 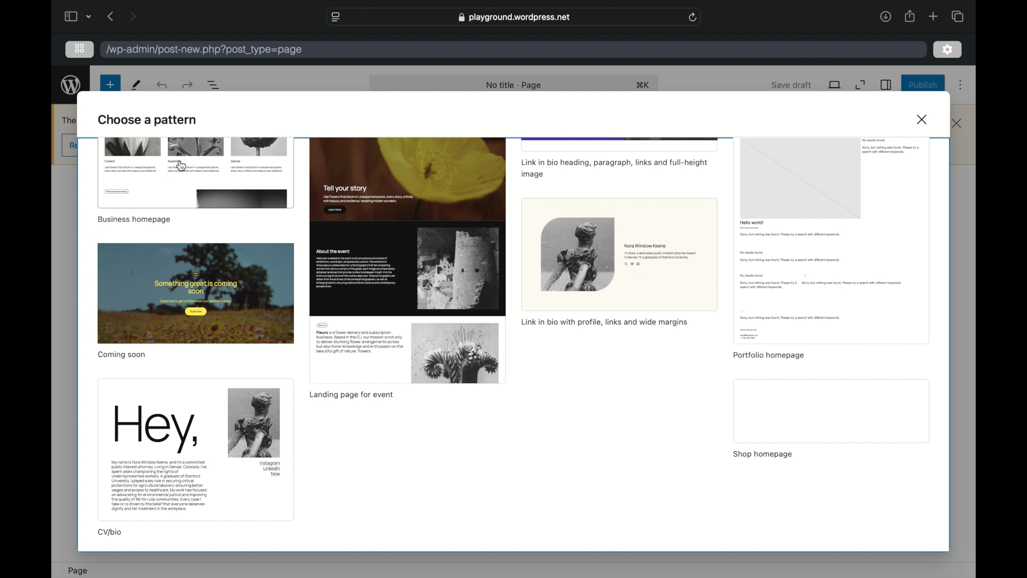 I want to click on previous page, so click(x=110, y=16).